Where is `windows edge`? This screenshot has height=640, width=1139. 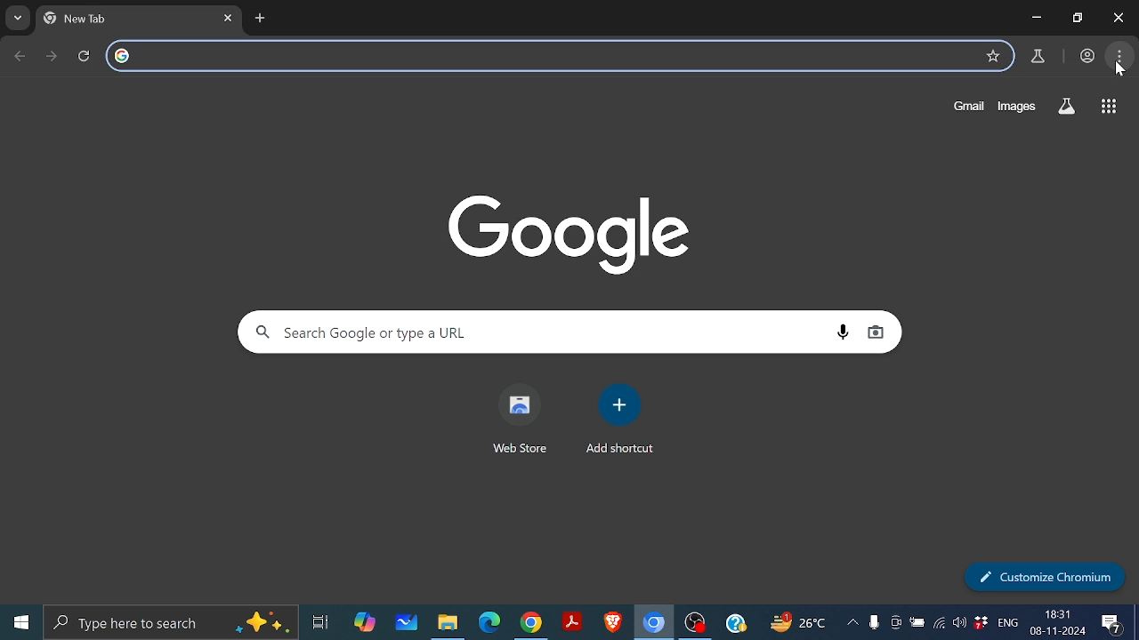
windows edge is located at coordinates (489, 623).